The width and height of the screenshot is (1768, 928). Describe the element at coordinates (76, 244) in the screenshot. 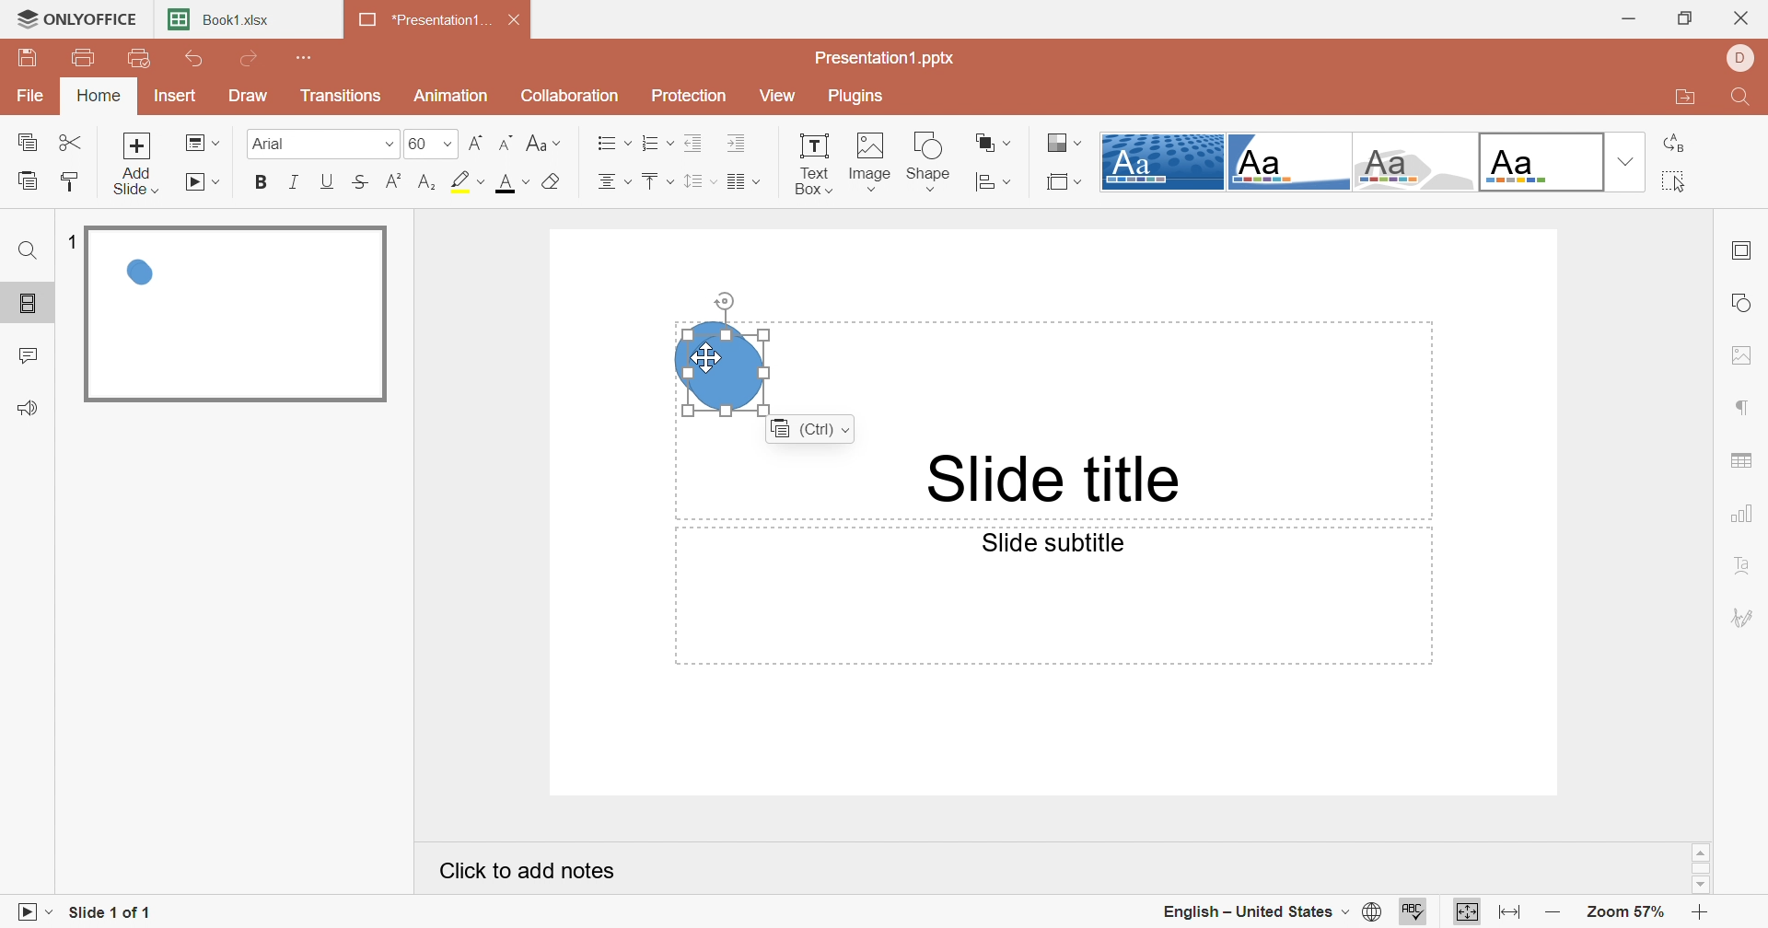

I see `1` at that location.